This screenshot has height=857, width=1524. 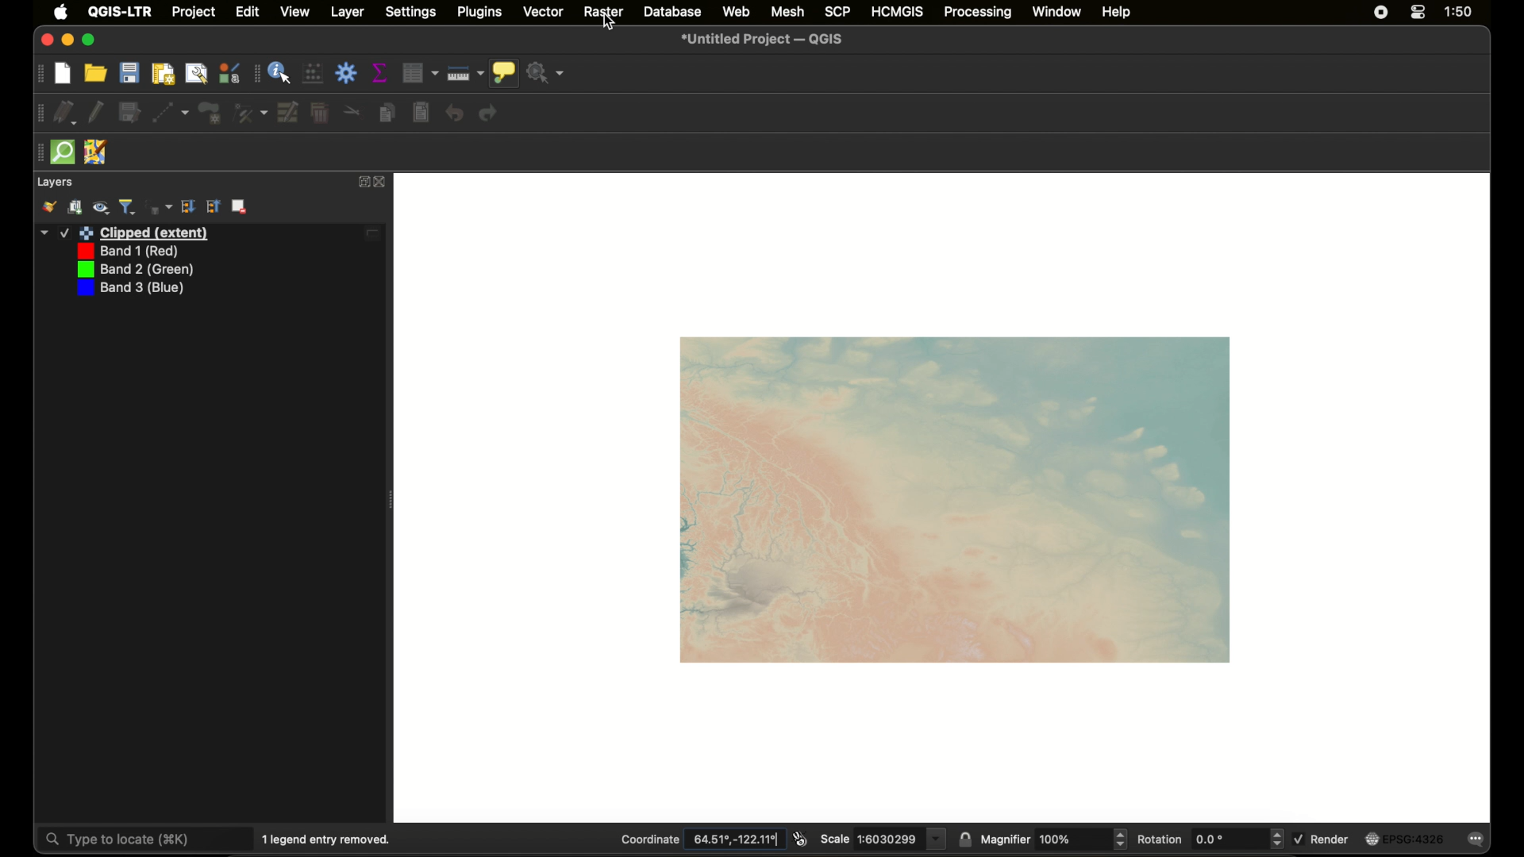 What do you see at coordinates (95, 152) in the screenshot?
I see `jsom remote` at bounding box center [95, 152].